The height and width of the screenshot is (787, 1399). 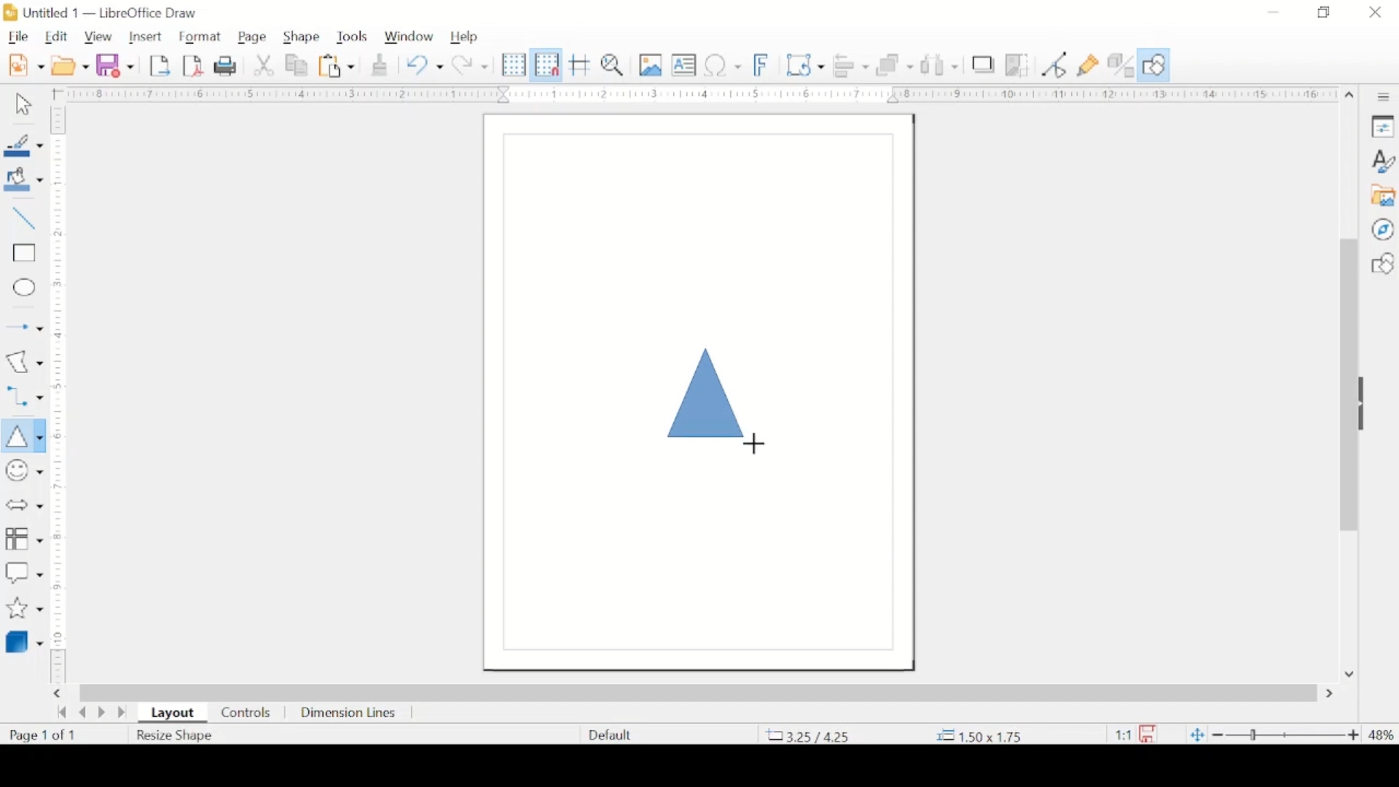 I want to click on cut, so click(x=264, y=66).